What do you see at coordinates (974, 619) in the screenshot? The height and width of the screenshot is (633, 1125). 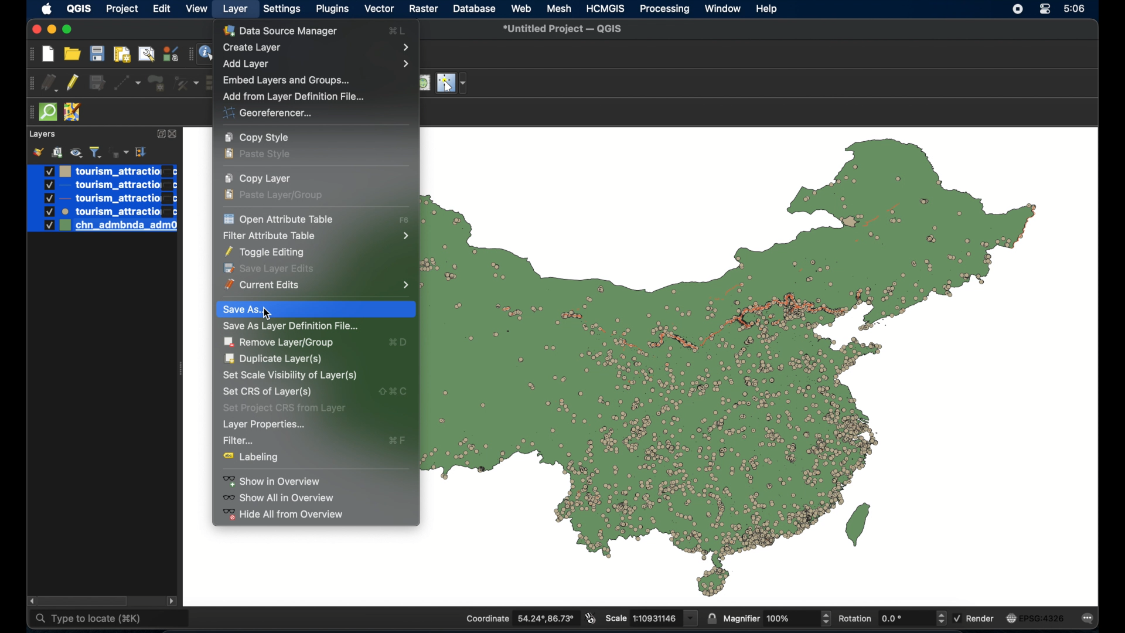 I see `render` at bounding box center [974, 619].